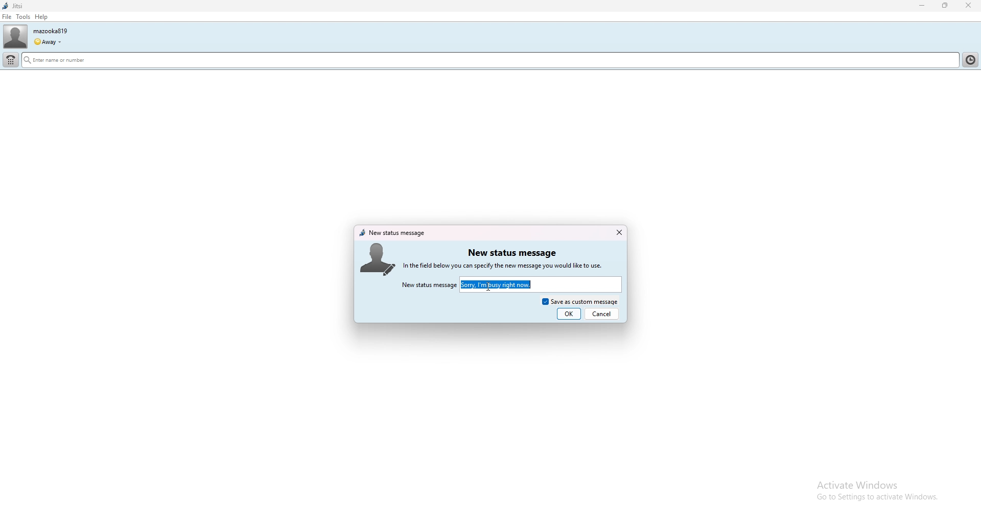  What do you see at coordinates (618, 232) in the screenshot?
I see `close` at bounding box center [618, 232].